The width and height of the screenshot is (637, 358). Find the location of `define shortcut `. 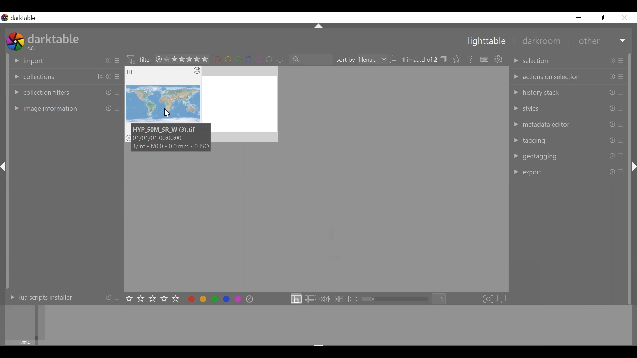

define shortcut  is located at coordinates (483, 59).